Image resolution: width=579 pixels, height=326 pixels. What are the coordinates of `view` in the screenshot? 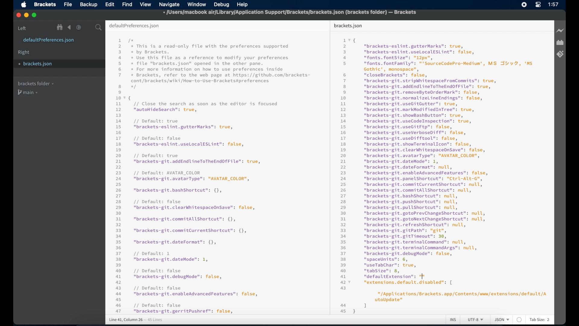 It's located at (145, 5).